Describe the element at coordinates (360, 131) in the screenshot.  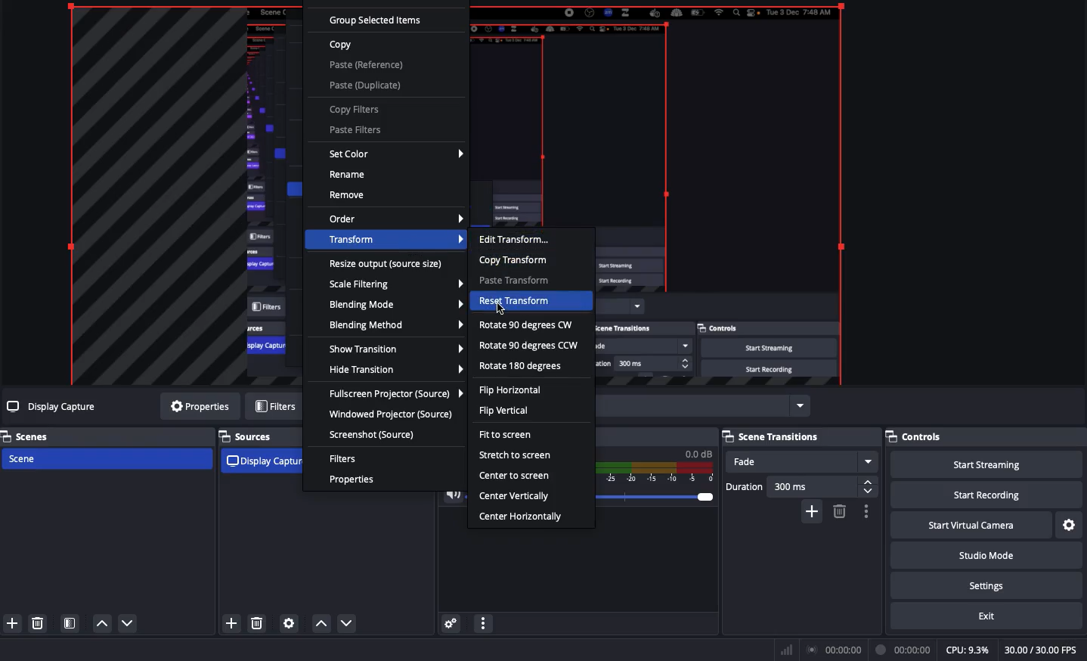
I see `Paste filters` at that location.